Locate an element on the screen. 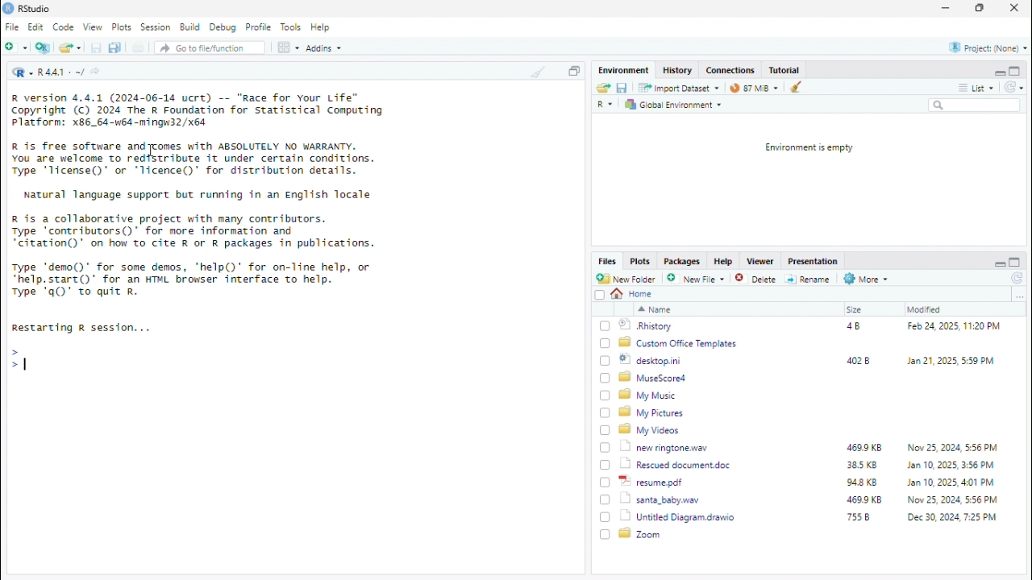 Image resolution: width=1032 pixels, height=580 pixels. code view is located at coordinates (289, 47).